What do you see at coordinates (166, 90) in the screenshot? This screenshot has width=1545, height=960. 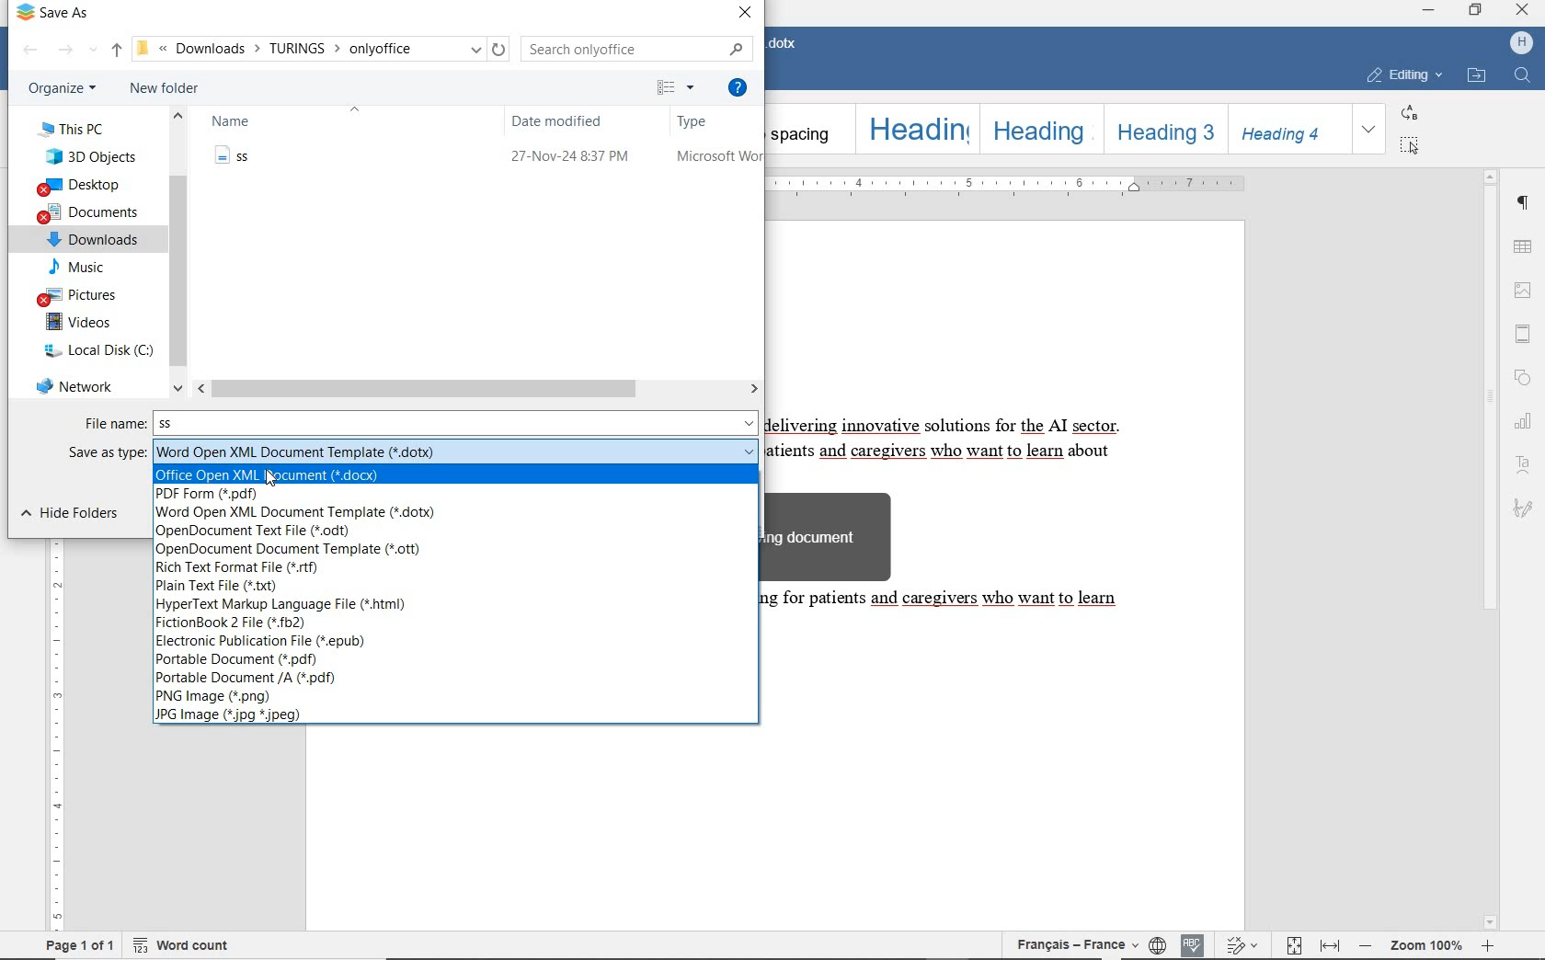 I see `NEW FOLDER` at bounding box center [166, 90].